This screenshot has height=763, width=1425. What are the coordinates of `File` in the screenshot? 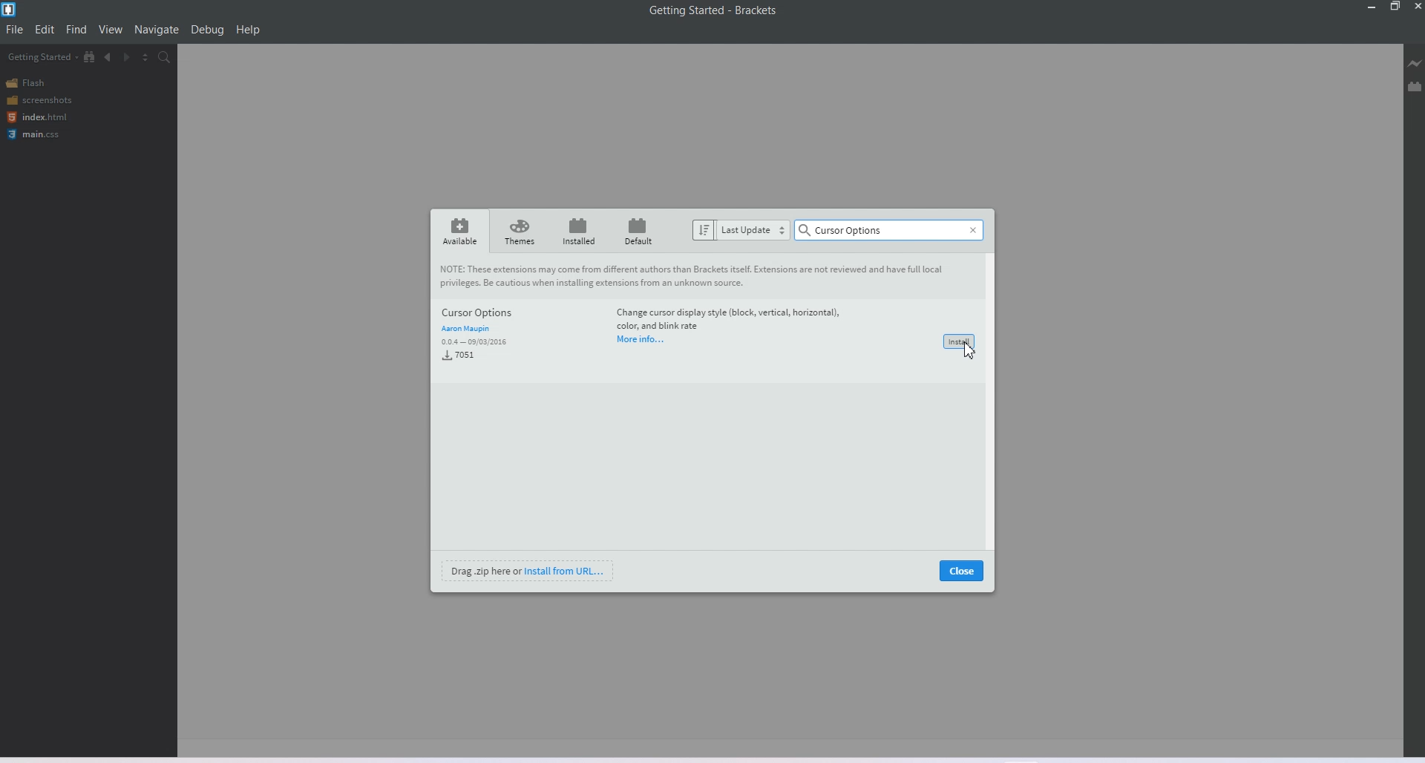 It's located at (14, 29).